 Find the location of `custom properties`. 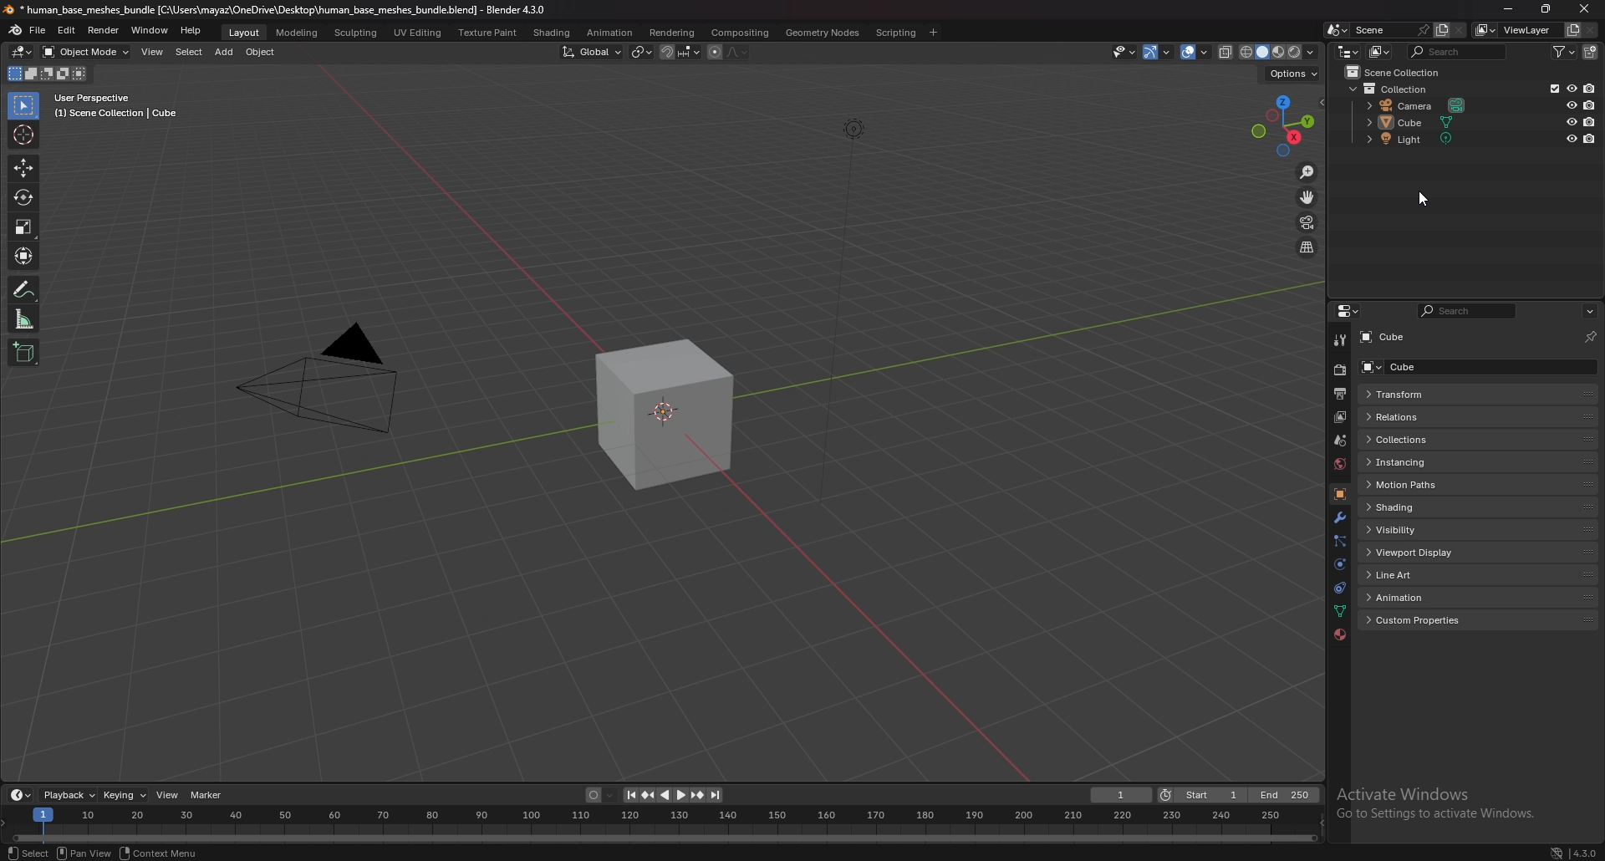

custom properties is located at coordinates (1428, 621).